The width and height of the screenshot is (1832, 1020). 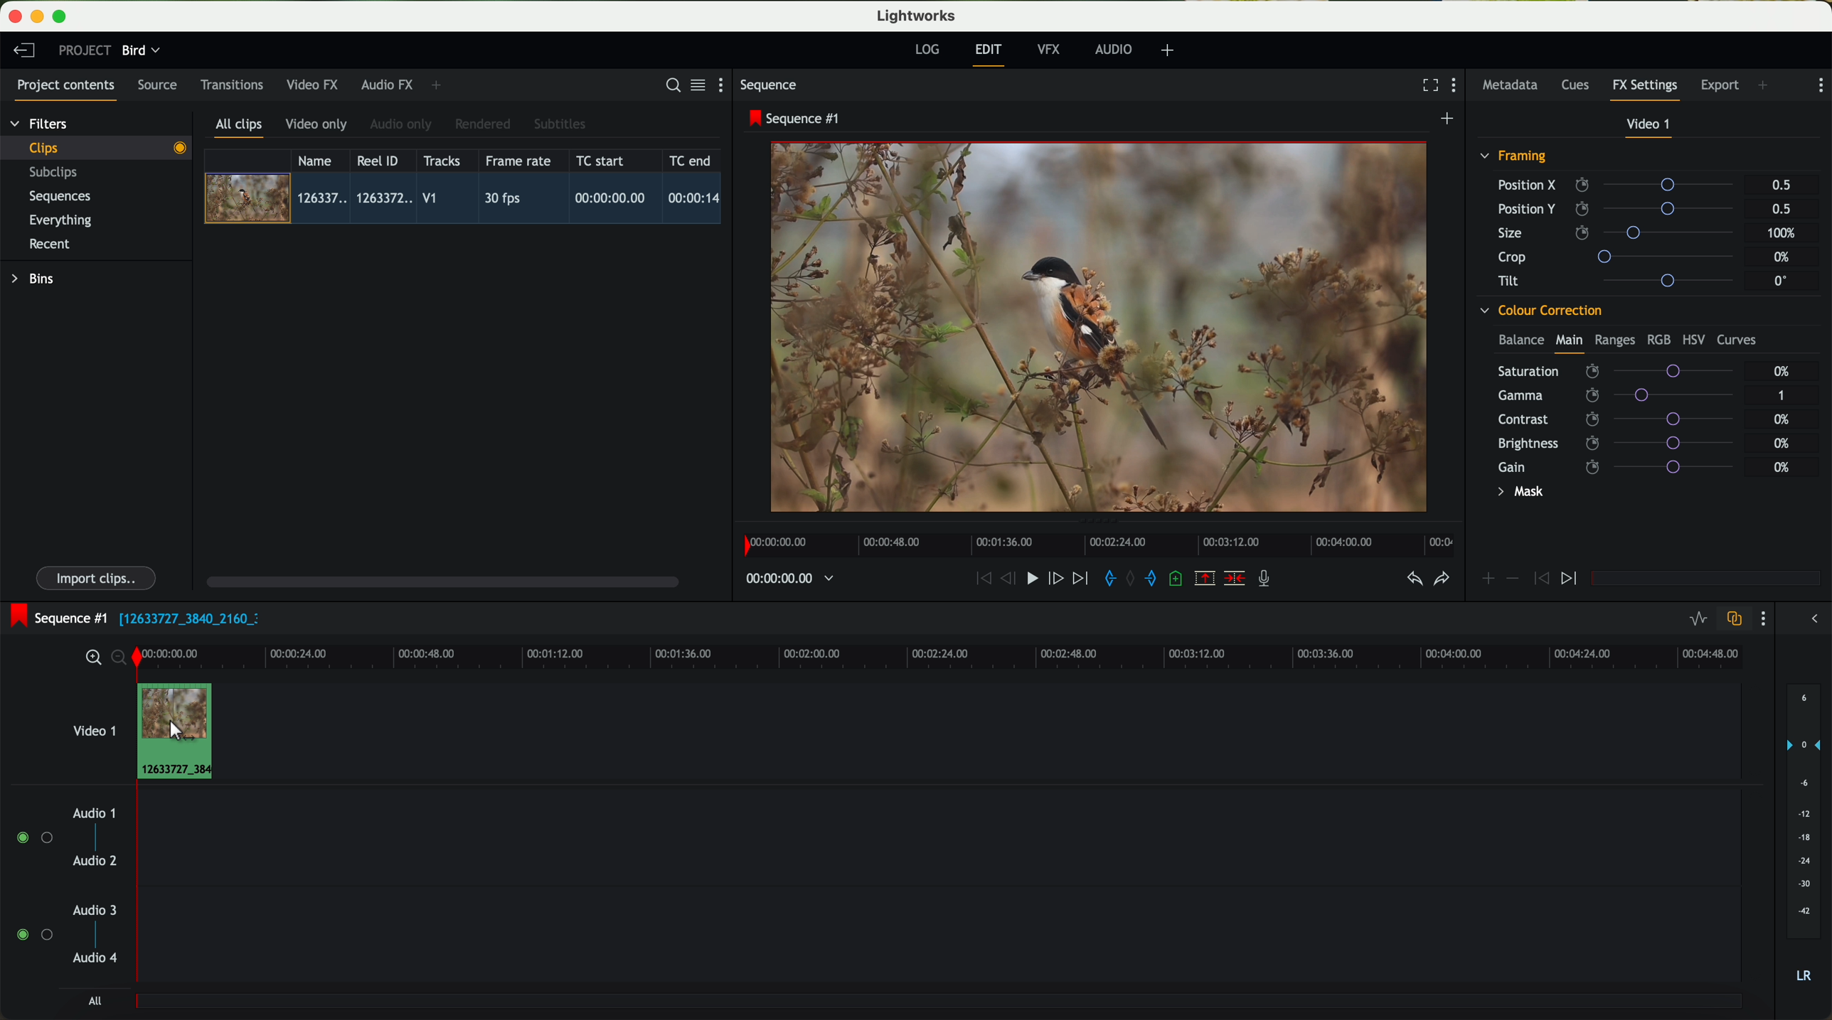 What do you see at coordinates (1106, 328) in the screenshot?
I see `video preview` at bounding box center [1106, 328].